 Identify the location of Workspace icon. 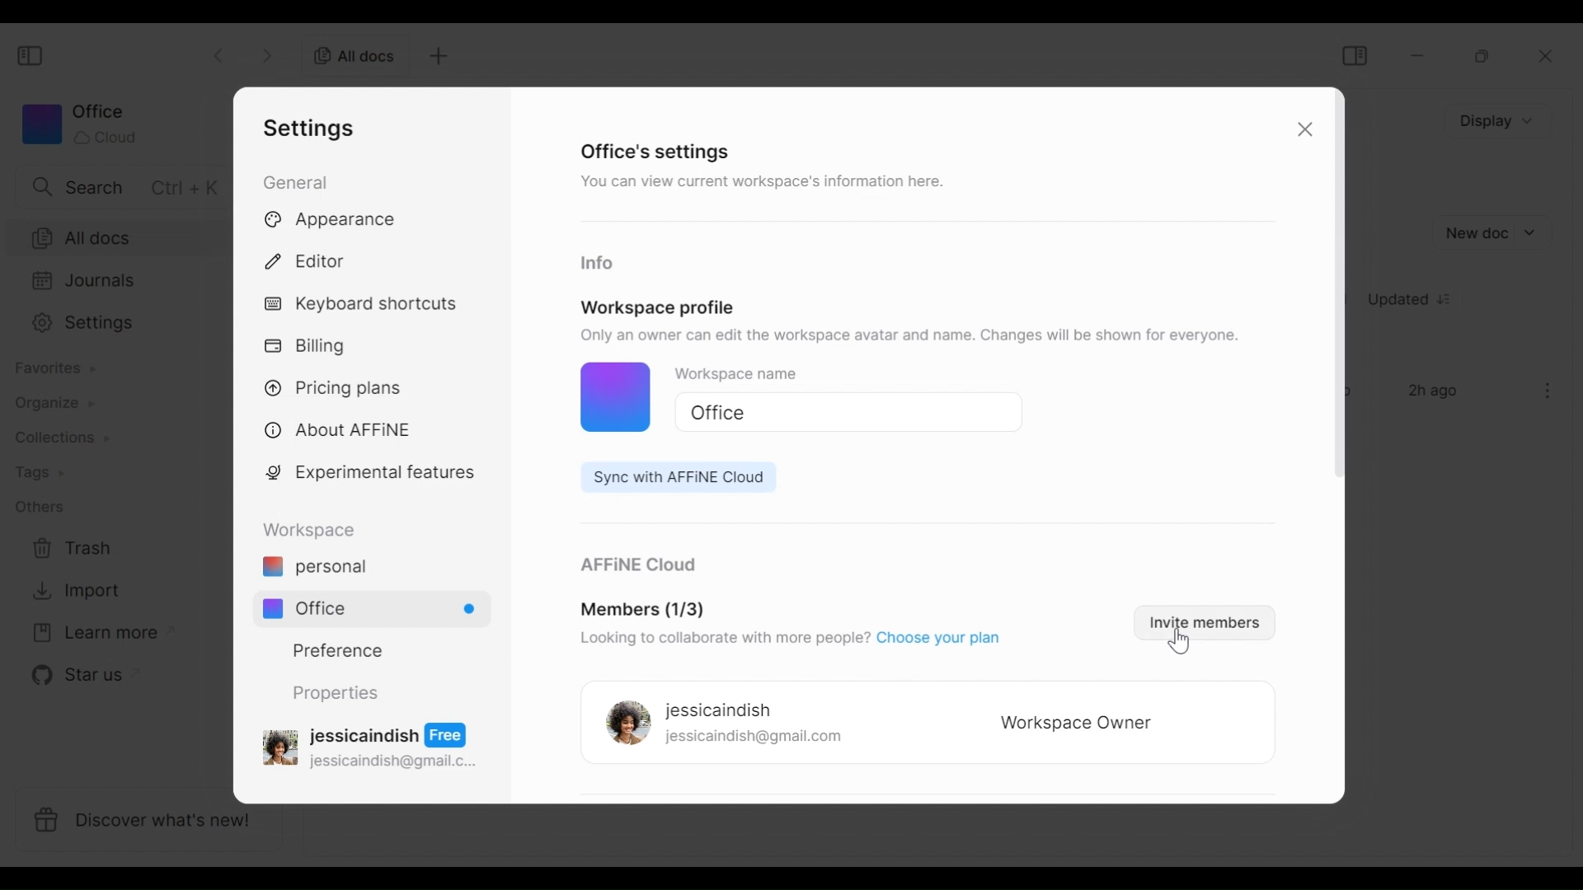
(78, 124).